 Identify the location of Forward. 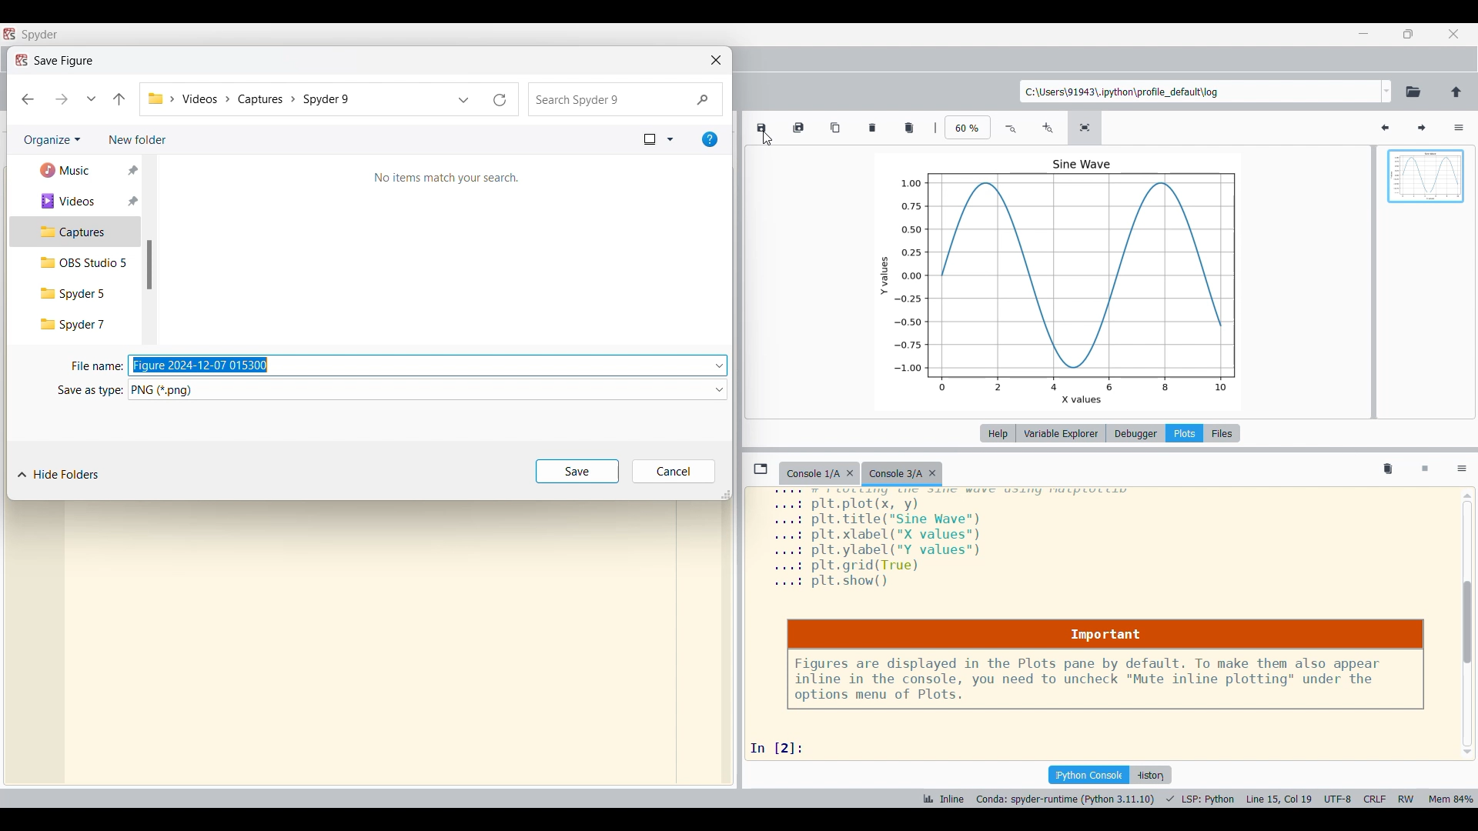
(62, 100).